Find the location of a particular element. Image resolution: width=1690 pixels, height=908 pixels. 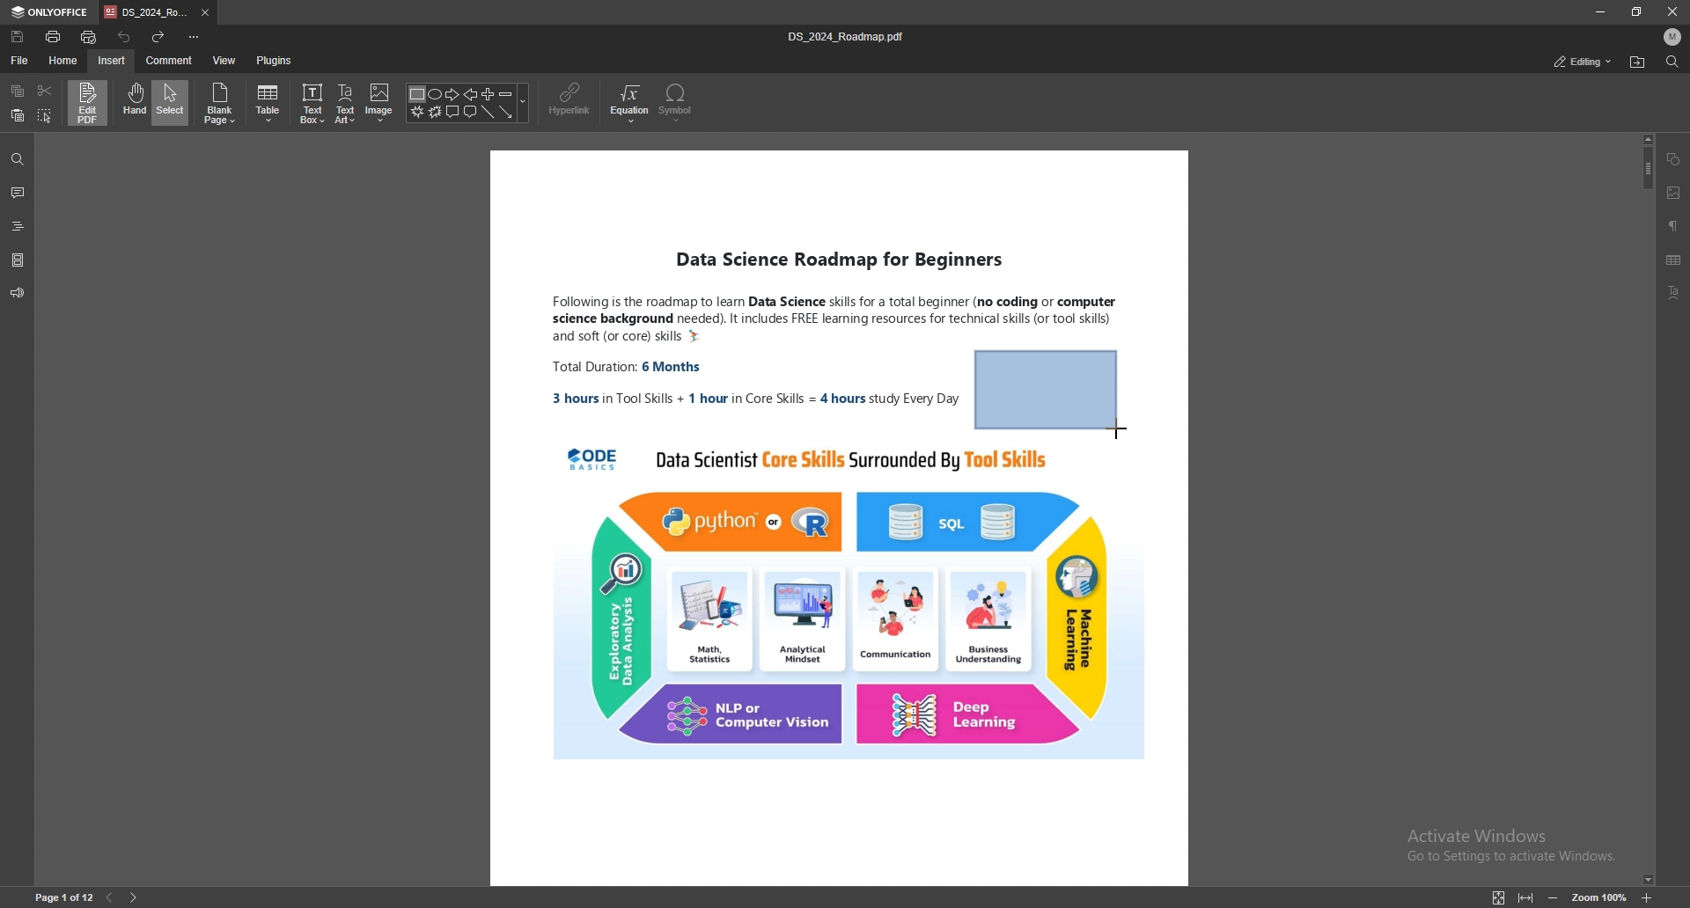

minimize is located at coordinates (1598, 11).